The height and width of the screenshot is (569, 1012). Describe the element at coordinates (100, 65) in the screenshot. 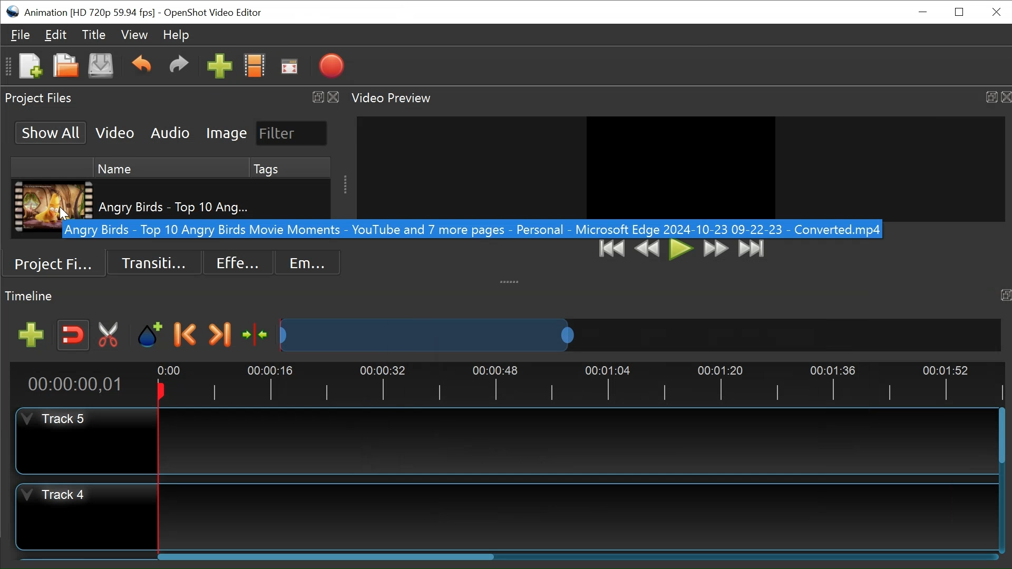

I see `Save Project` at that location.